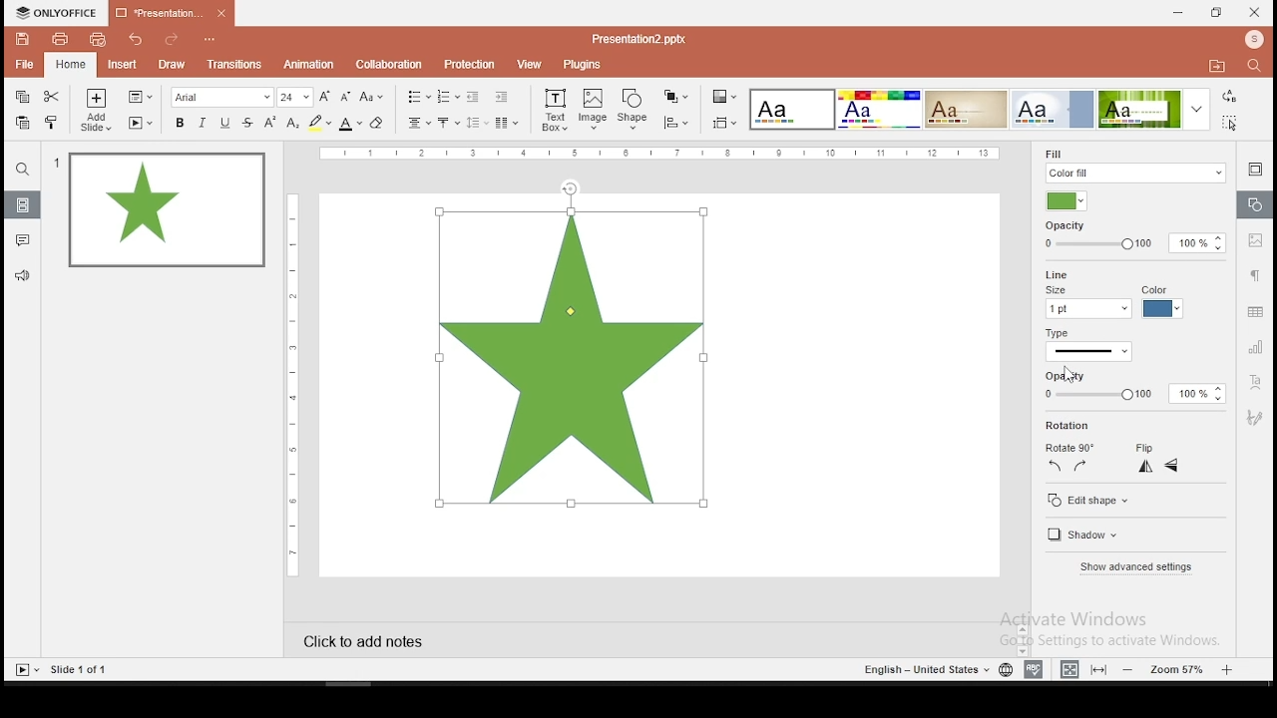 This screenshot has width=1277, height=718. What do you see at coordinates (141, 123) in the screenshot?
I see `start slideshow` at bounding box center [141, 123].